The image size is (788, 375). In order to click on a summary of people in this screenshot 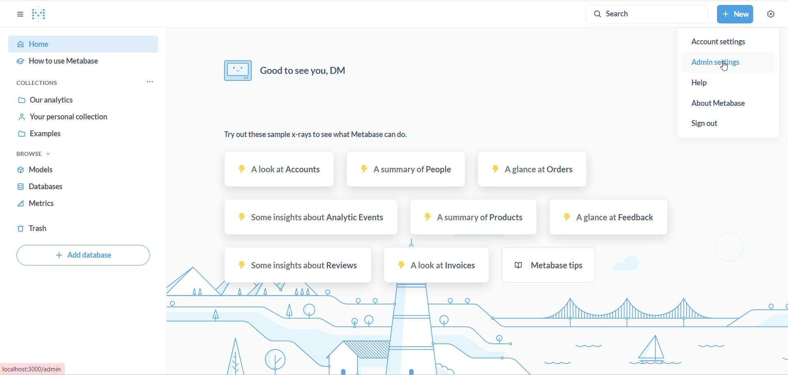, I will do `click(405, 170)`.